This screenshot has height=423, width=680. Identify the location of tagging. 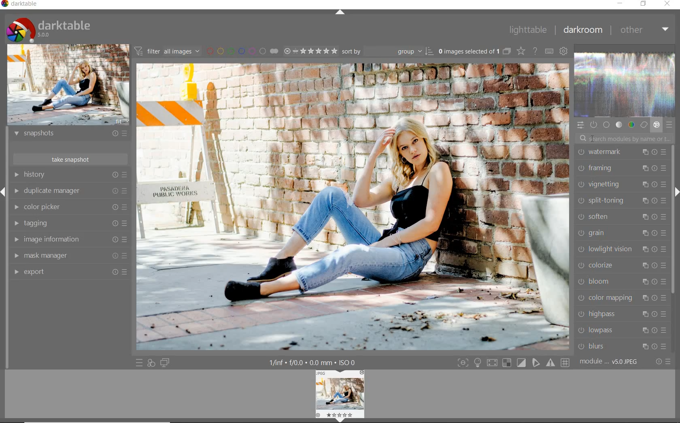
(70, 223).